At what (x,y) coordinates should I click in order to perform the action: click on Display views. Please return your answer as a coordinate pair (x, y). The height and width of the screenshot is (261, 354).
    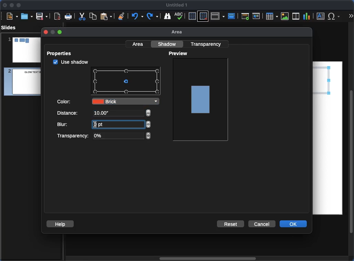
    Looking at the image, I should click on (219, 15).